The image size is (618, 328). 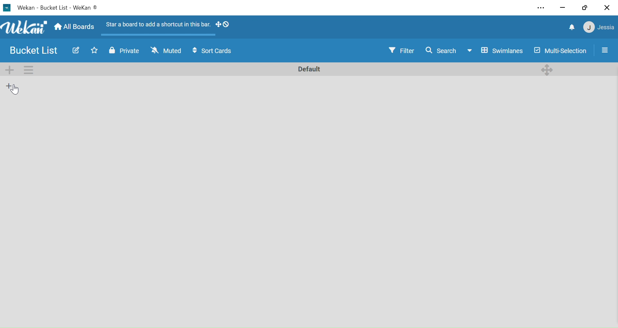 I want to click on Username, so click(x=606, y=28).